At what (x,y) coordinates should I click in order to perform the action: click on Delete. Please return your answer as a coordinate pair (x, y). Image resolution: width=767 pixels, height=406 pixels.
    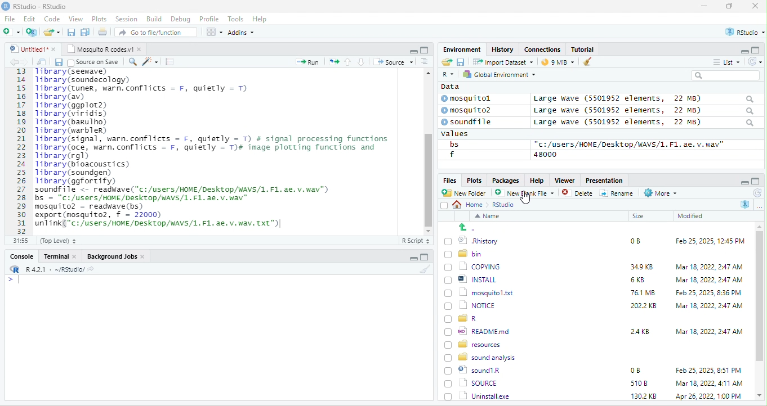
    Looking at the image, I should click on (579, 193).